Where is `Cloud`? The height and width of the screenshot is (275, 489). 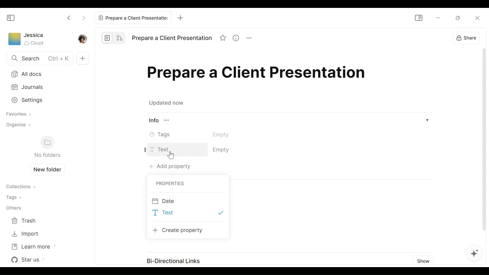
Cloud is located at coordinates (35, 43).